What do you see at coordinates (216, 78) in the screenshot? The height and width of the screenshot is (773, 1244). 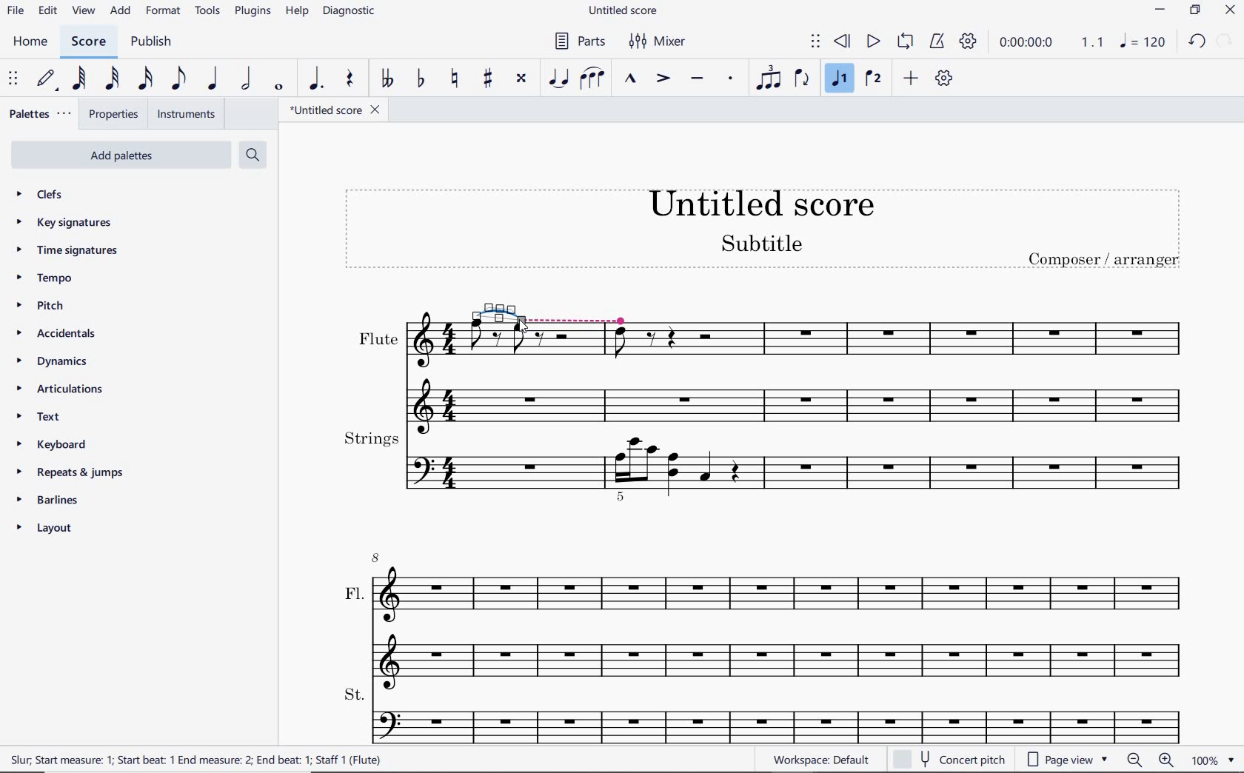 I see `QUARTER NOTE` at bounding box center [216, 78].